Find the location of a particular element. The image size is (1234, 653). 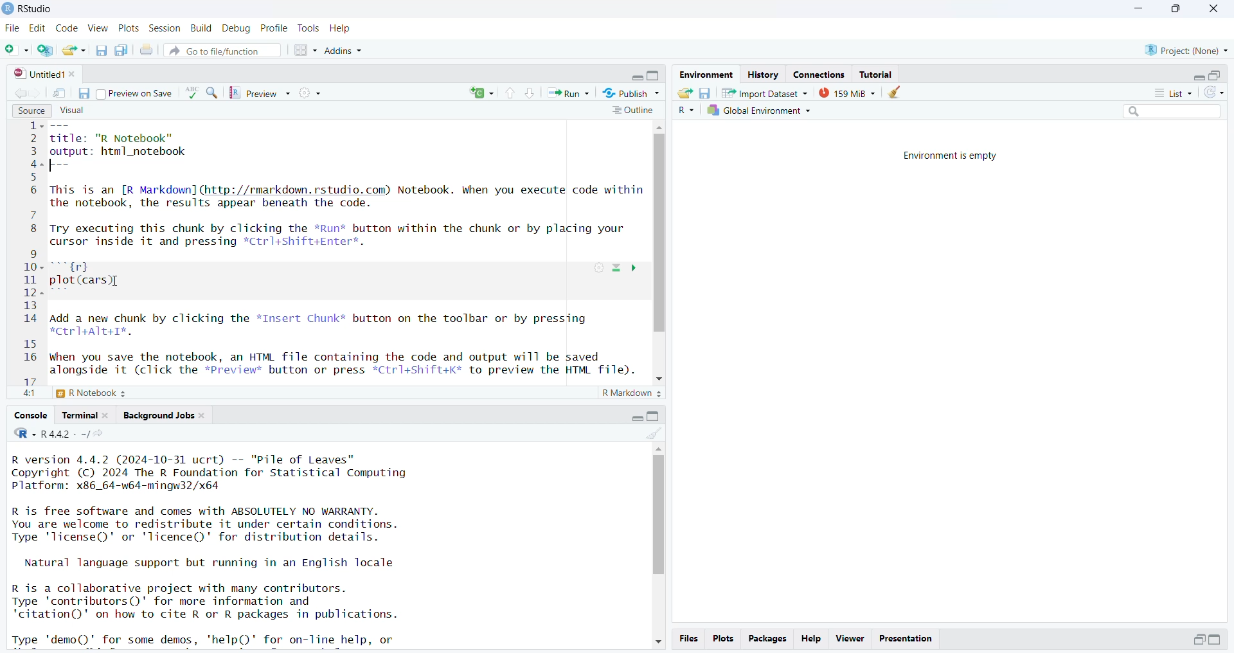

visual is located at coordinates (71, 109).